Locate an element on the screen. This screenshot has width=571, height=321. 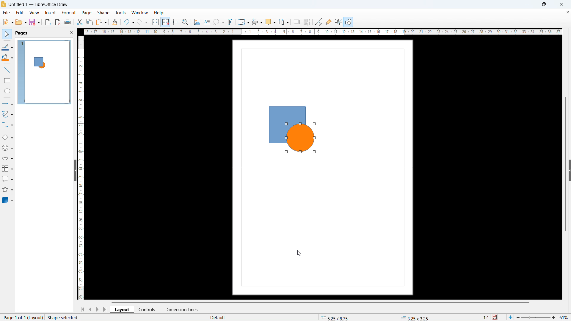
Controls  is located at coordinates (148, 310).